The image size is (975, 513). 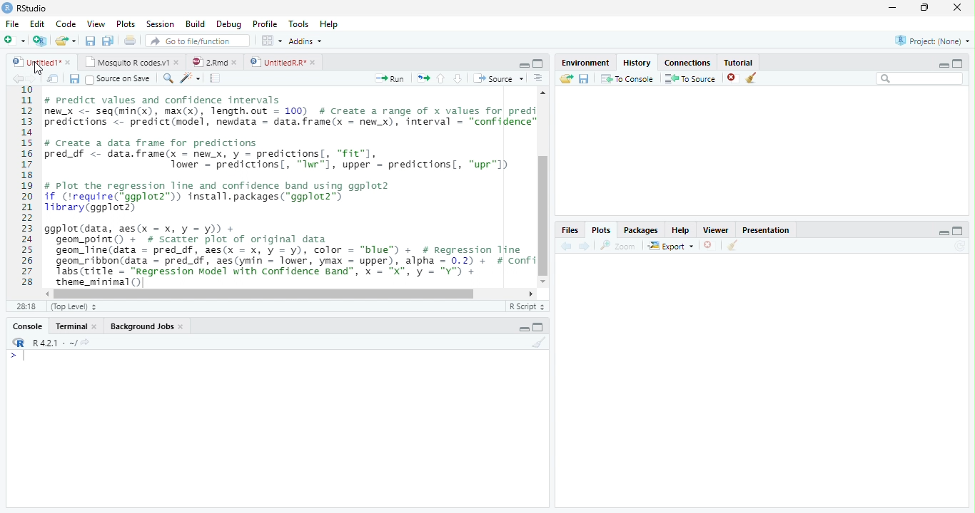 I want to click on Terminal, so click(x=77, y=324).